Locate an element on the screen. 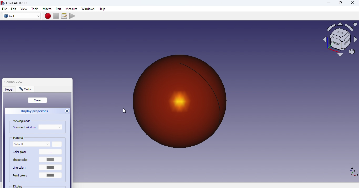 This screenshot has width=359, height=188. Document window is located at coordinates (24, 128).